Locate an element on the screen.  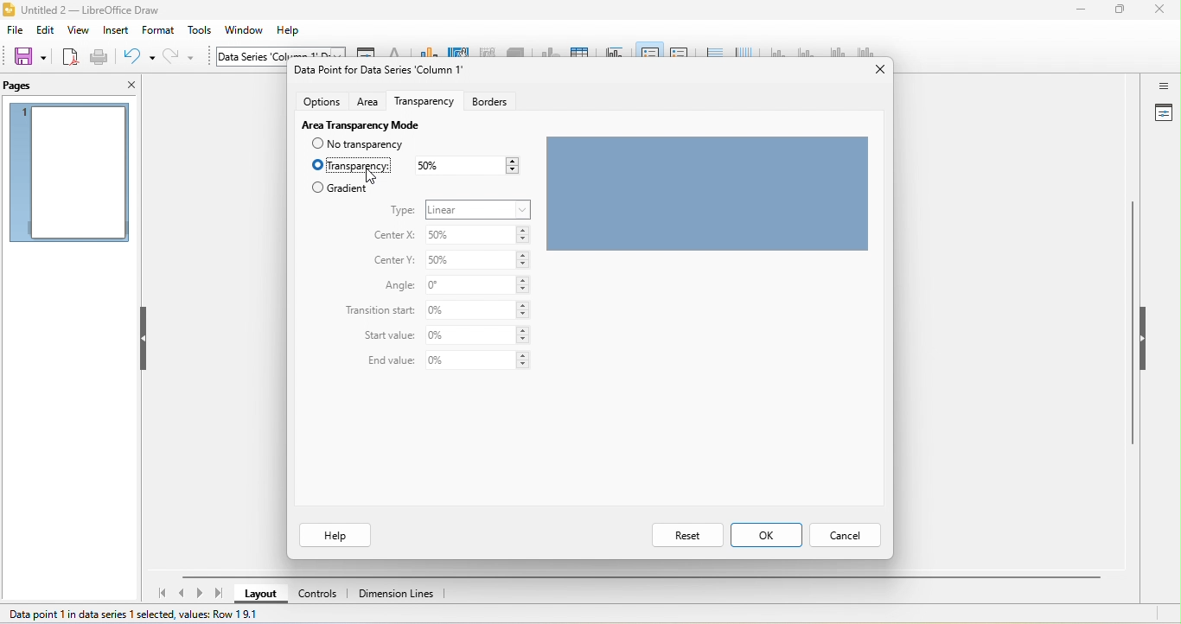
checkbox is located at coordinates (316, 145).